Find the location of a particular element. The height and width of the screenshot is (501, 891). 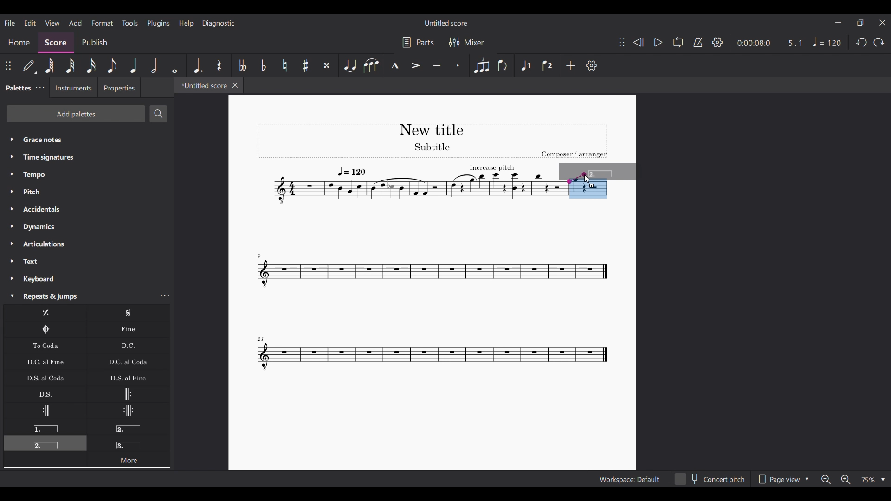

Palette settings is located at coordinates (40, 88).